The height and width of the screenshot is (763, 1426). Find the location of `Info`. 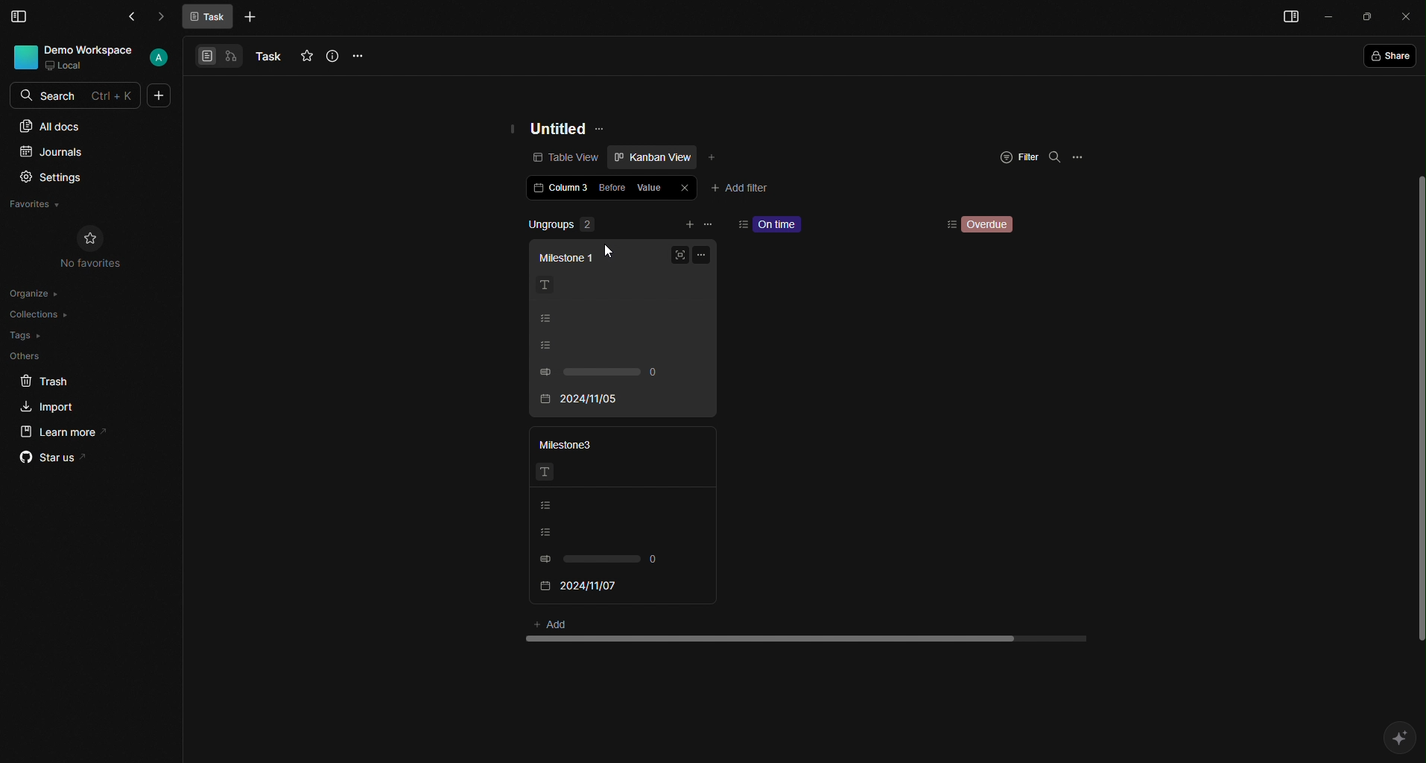

Info is located at coordinates (331, 55).